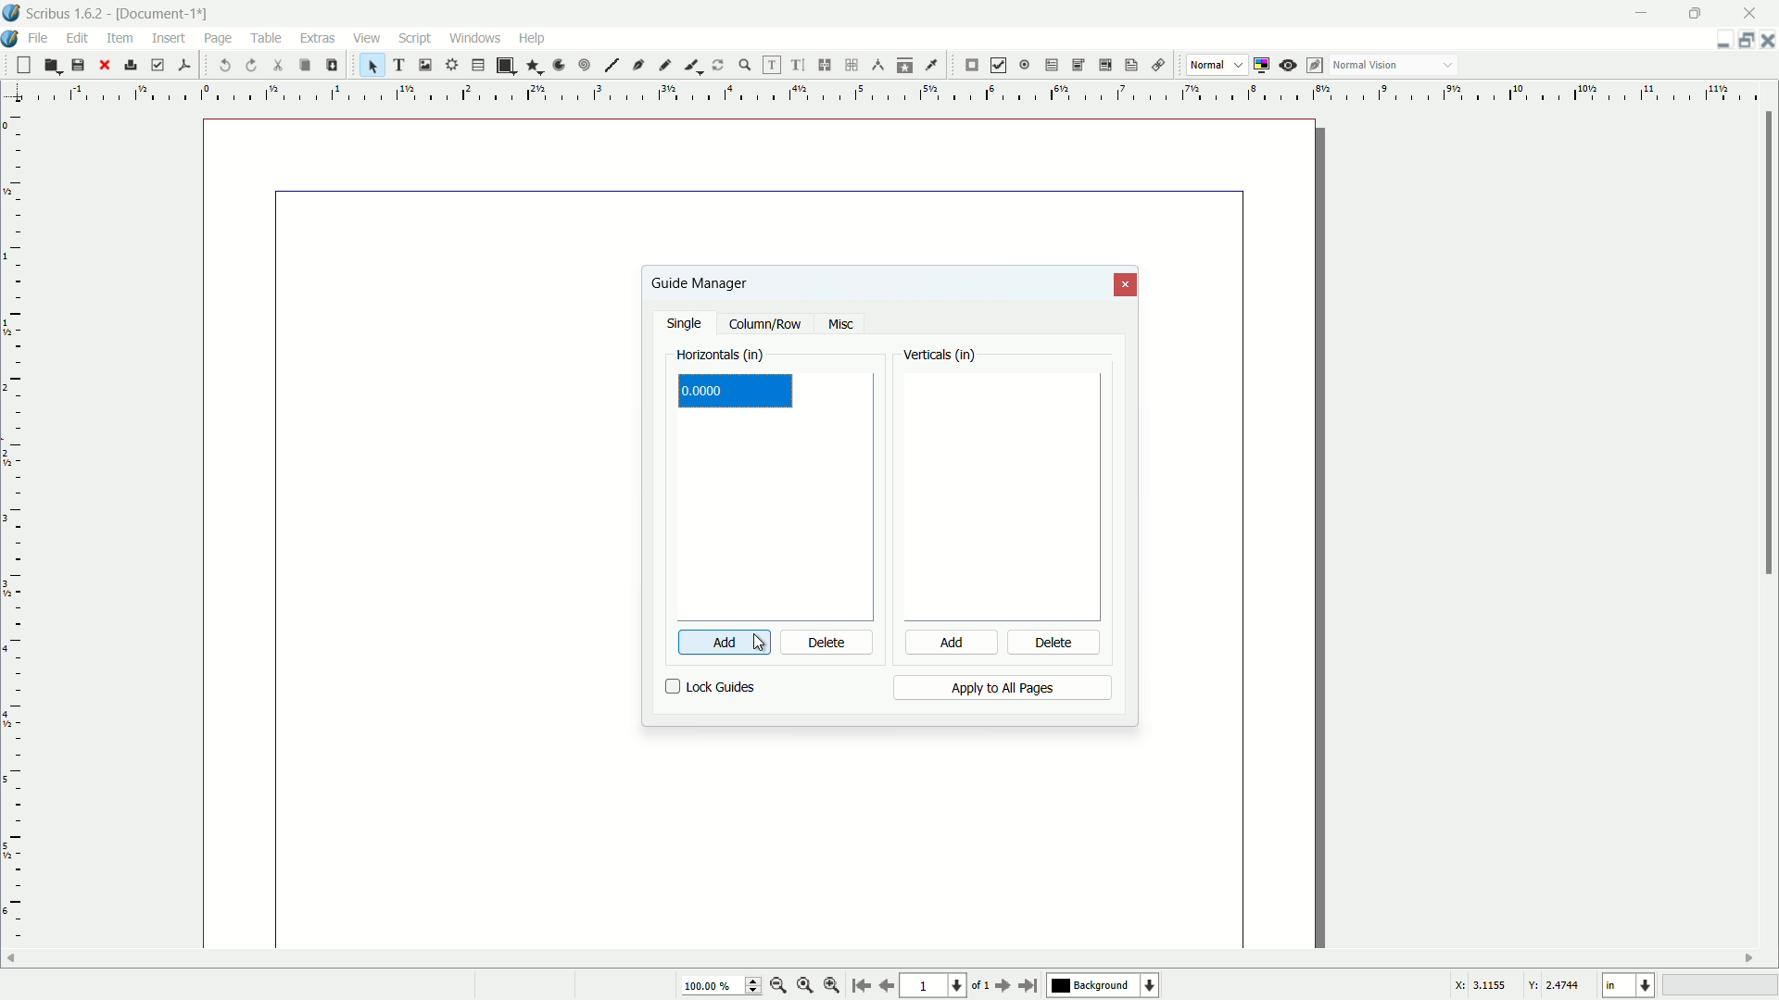 This screenshot has height=1000, width=1779. What do you see at coordinates (940, 356) in the screenshot?
I see `verticals` at bounding box center [940, 356].